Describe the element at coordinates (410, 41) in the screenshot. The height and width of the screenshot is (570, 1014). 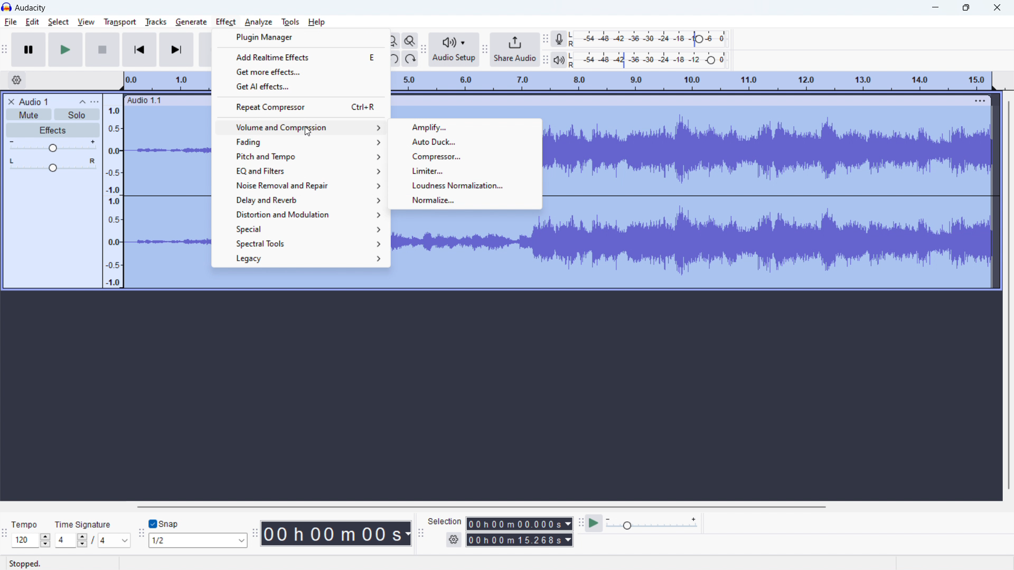
I see `toggle zoom` at that location.